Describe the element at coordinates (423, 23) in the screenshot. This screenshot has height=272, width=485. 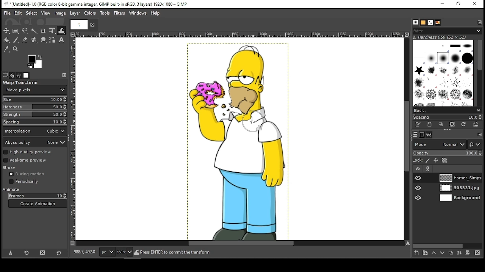
I see `patterns` at that location.